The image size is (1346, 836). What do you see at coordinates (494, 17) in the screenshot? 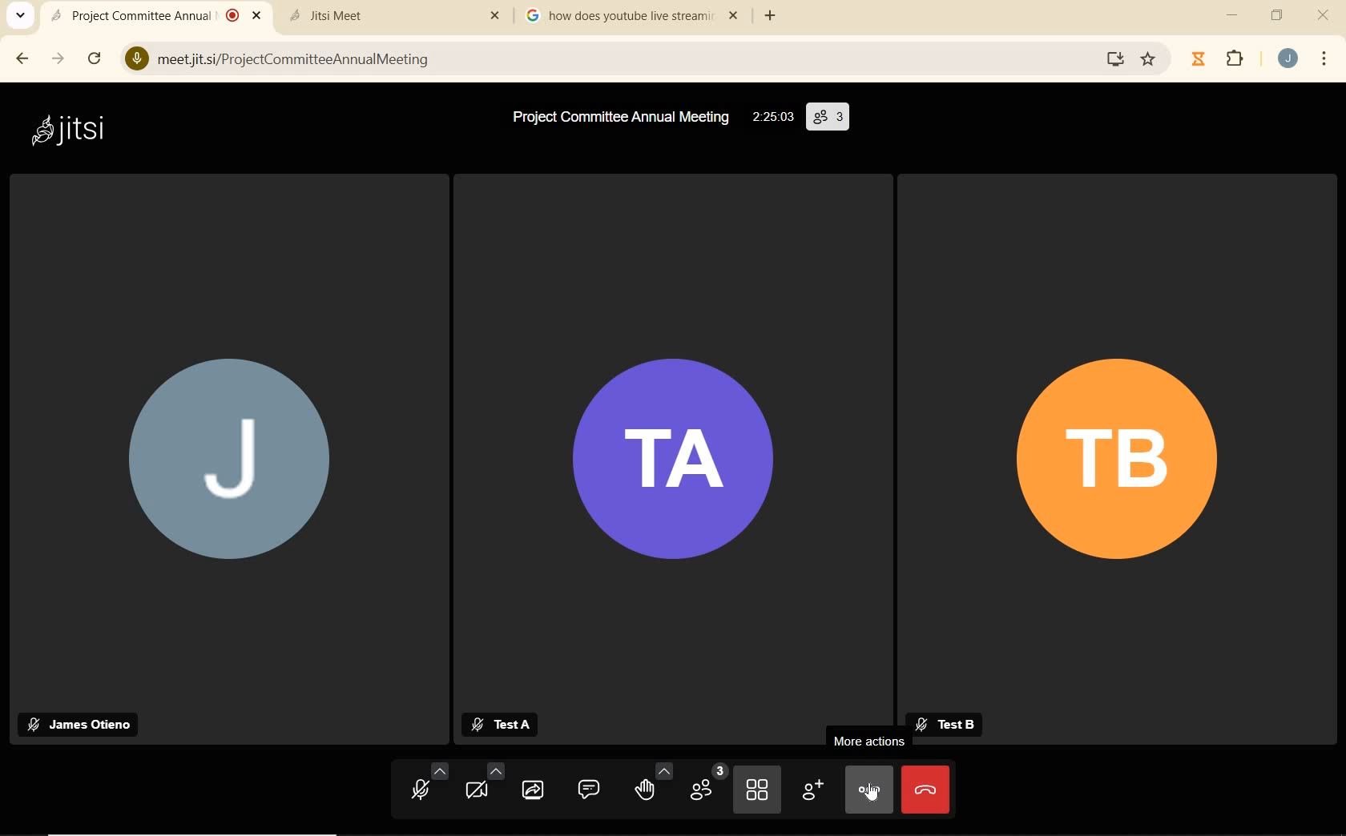
I see `` at bounding box center [494, 17].